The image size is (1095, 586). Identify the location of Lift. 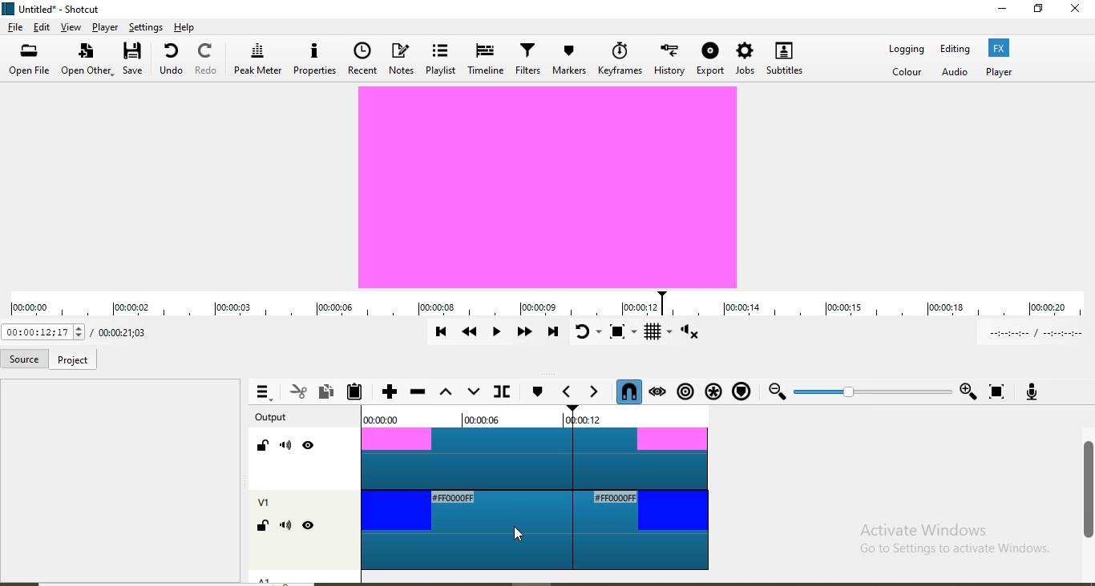
(448, 391).